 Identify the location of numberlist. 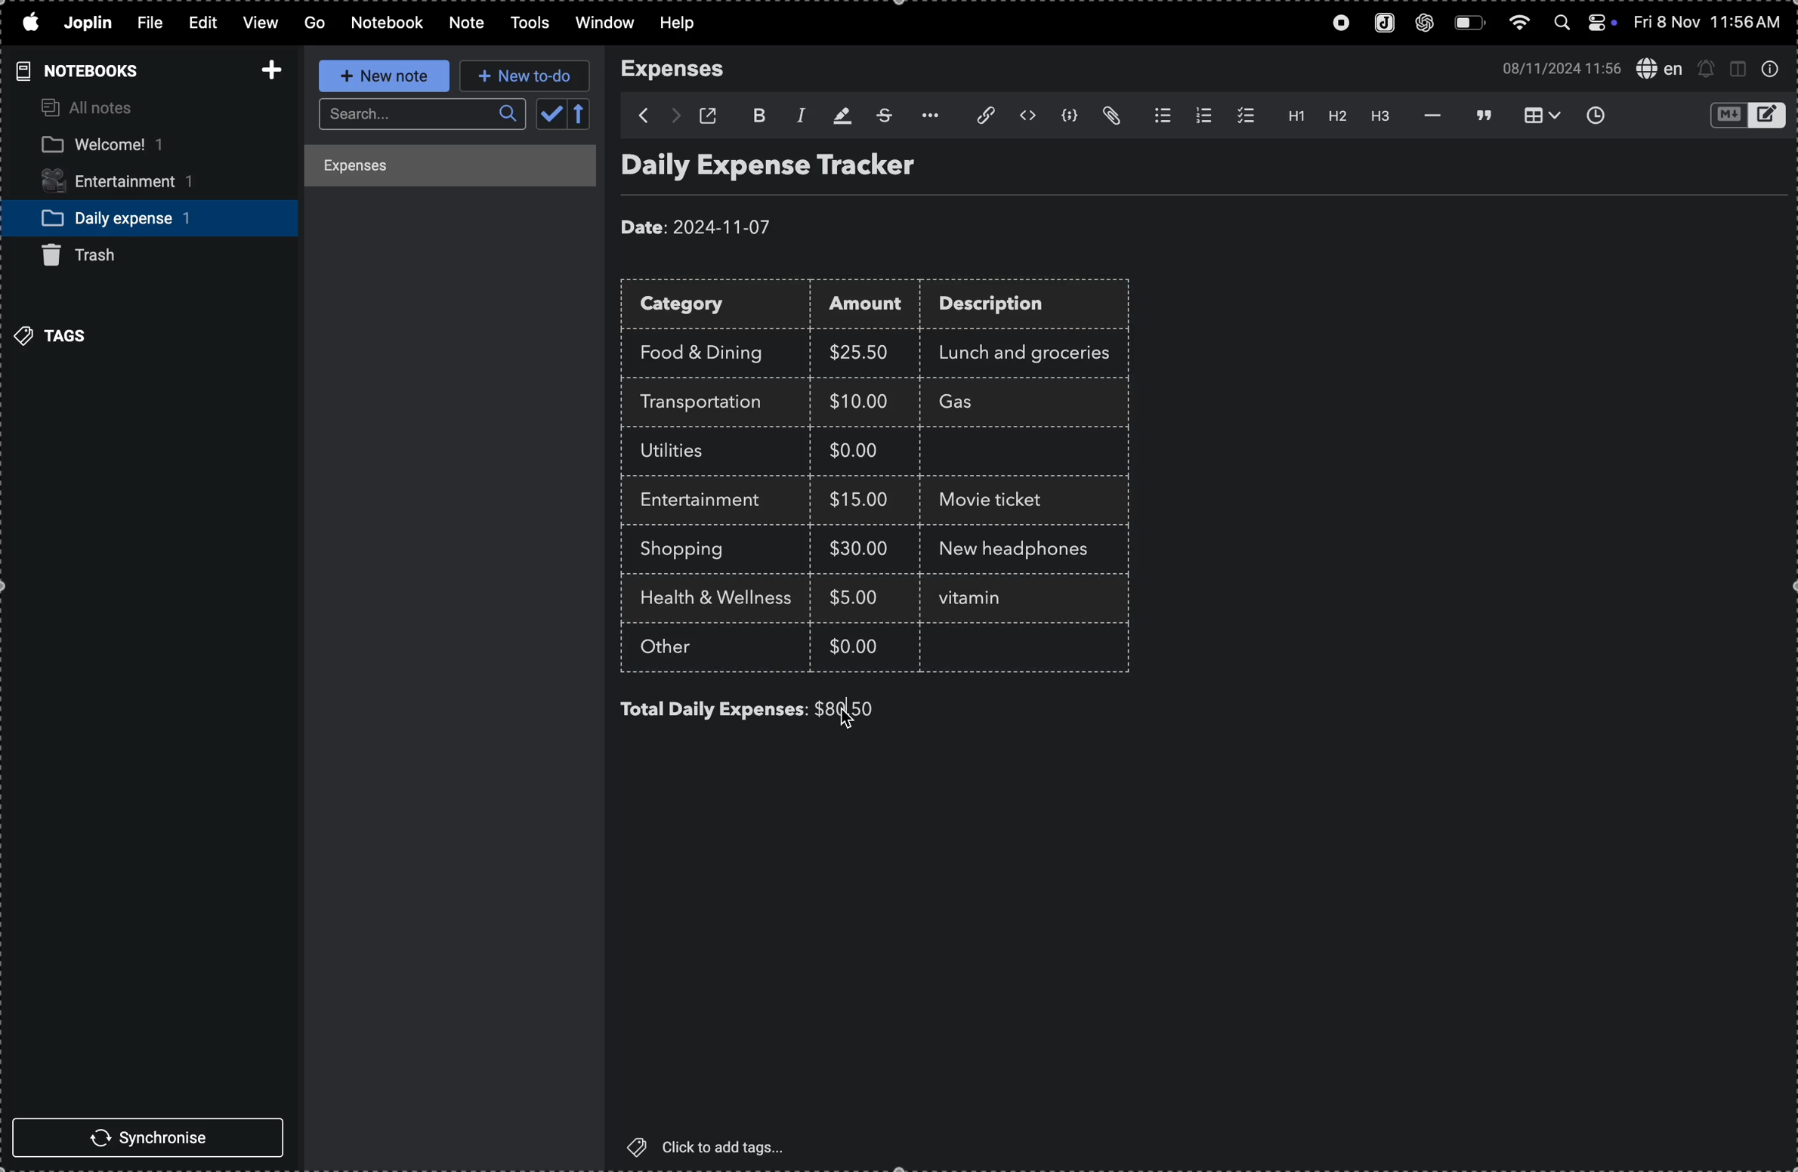
(1200, 116).